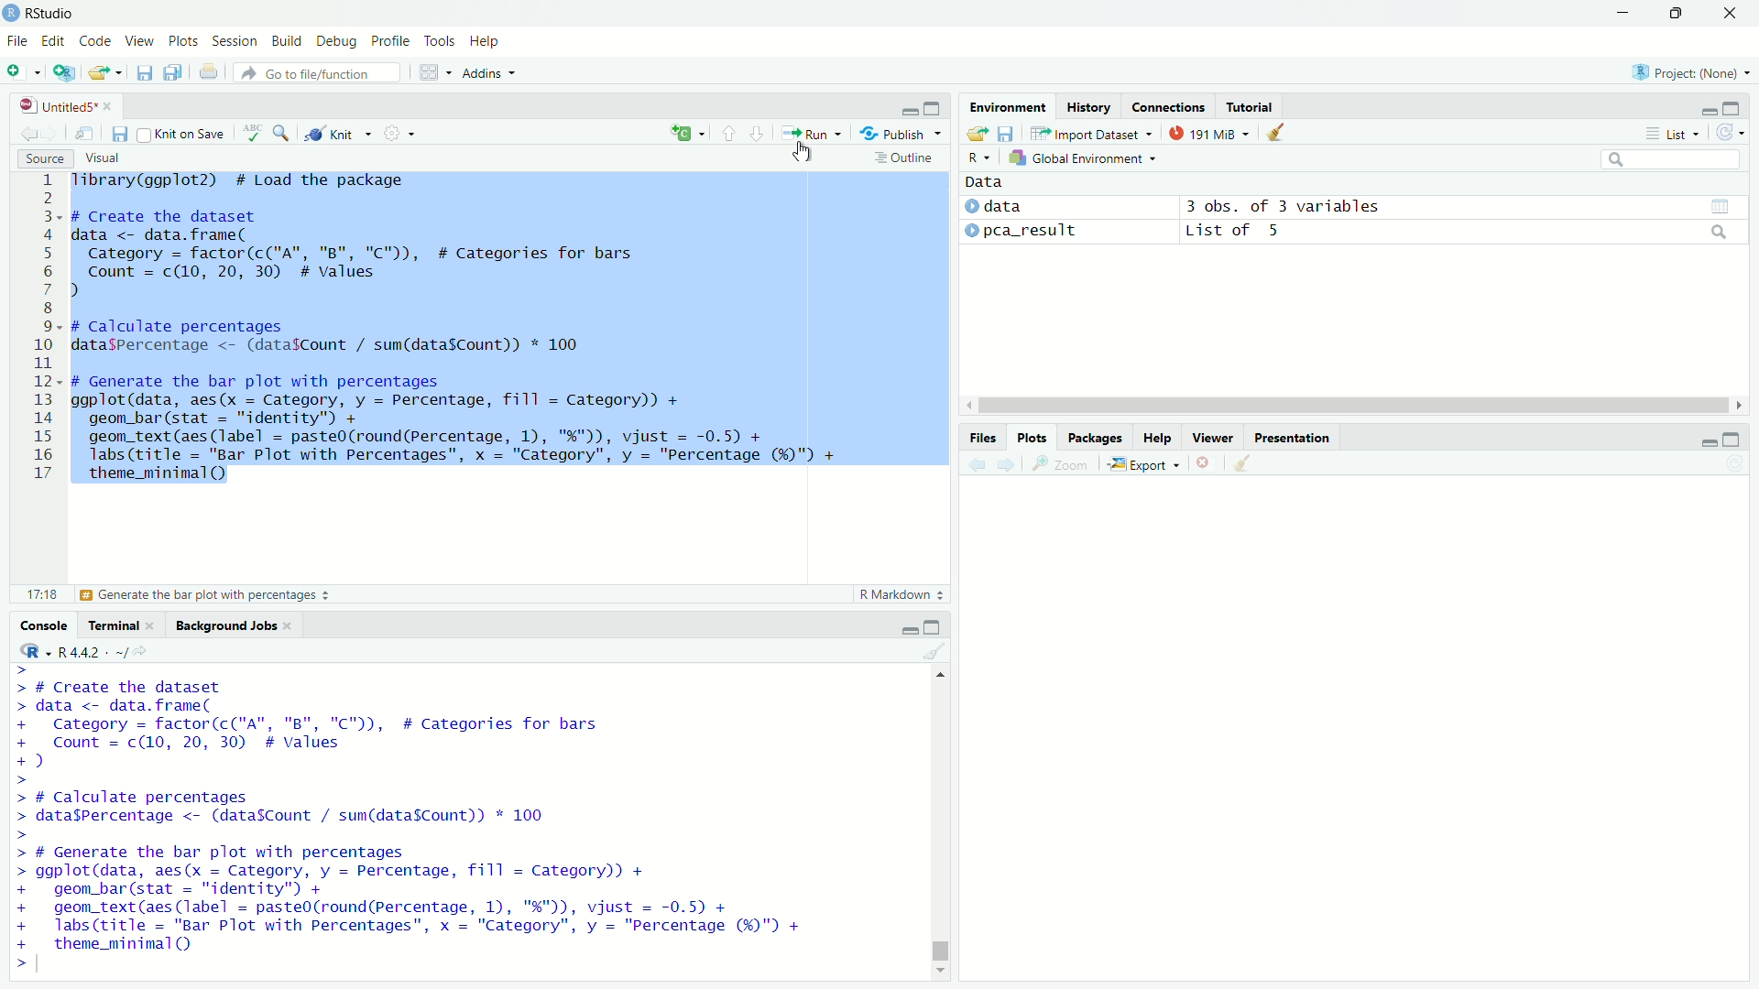 The height and width of the screenshot is (989, 1759). Describe the element at coordinates (1622, 12) in the screenshot. I see `minimize` at that location.